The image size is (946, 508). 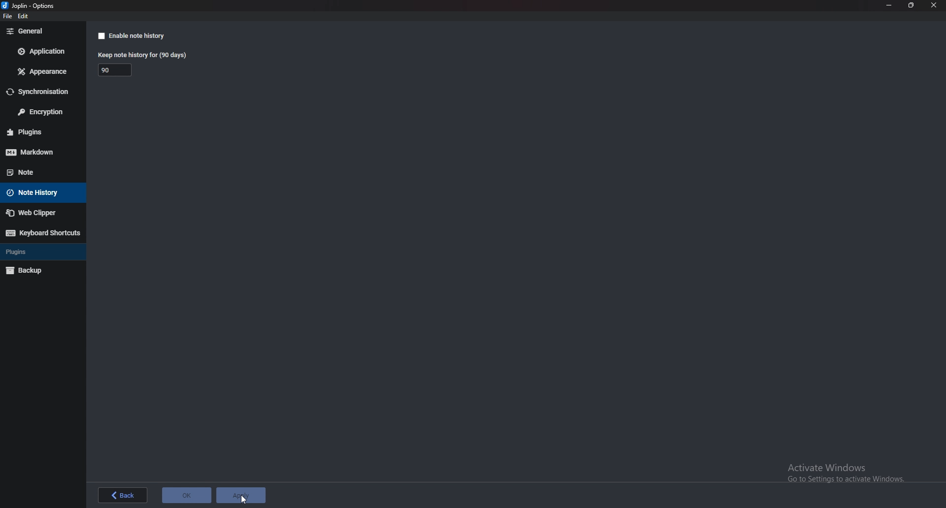 What do you see at coordinates (39, 252) in the screenshot?
I see `Plugins` at bounding box center [39, 252].